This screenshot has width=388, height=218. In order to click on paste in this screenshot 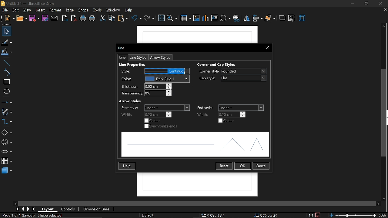, I will do `click(123, 19)`.